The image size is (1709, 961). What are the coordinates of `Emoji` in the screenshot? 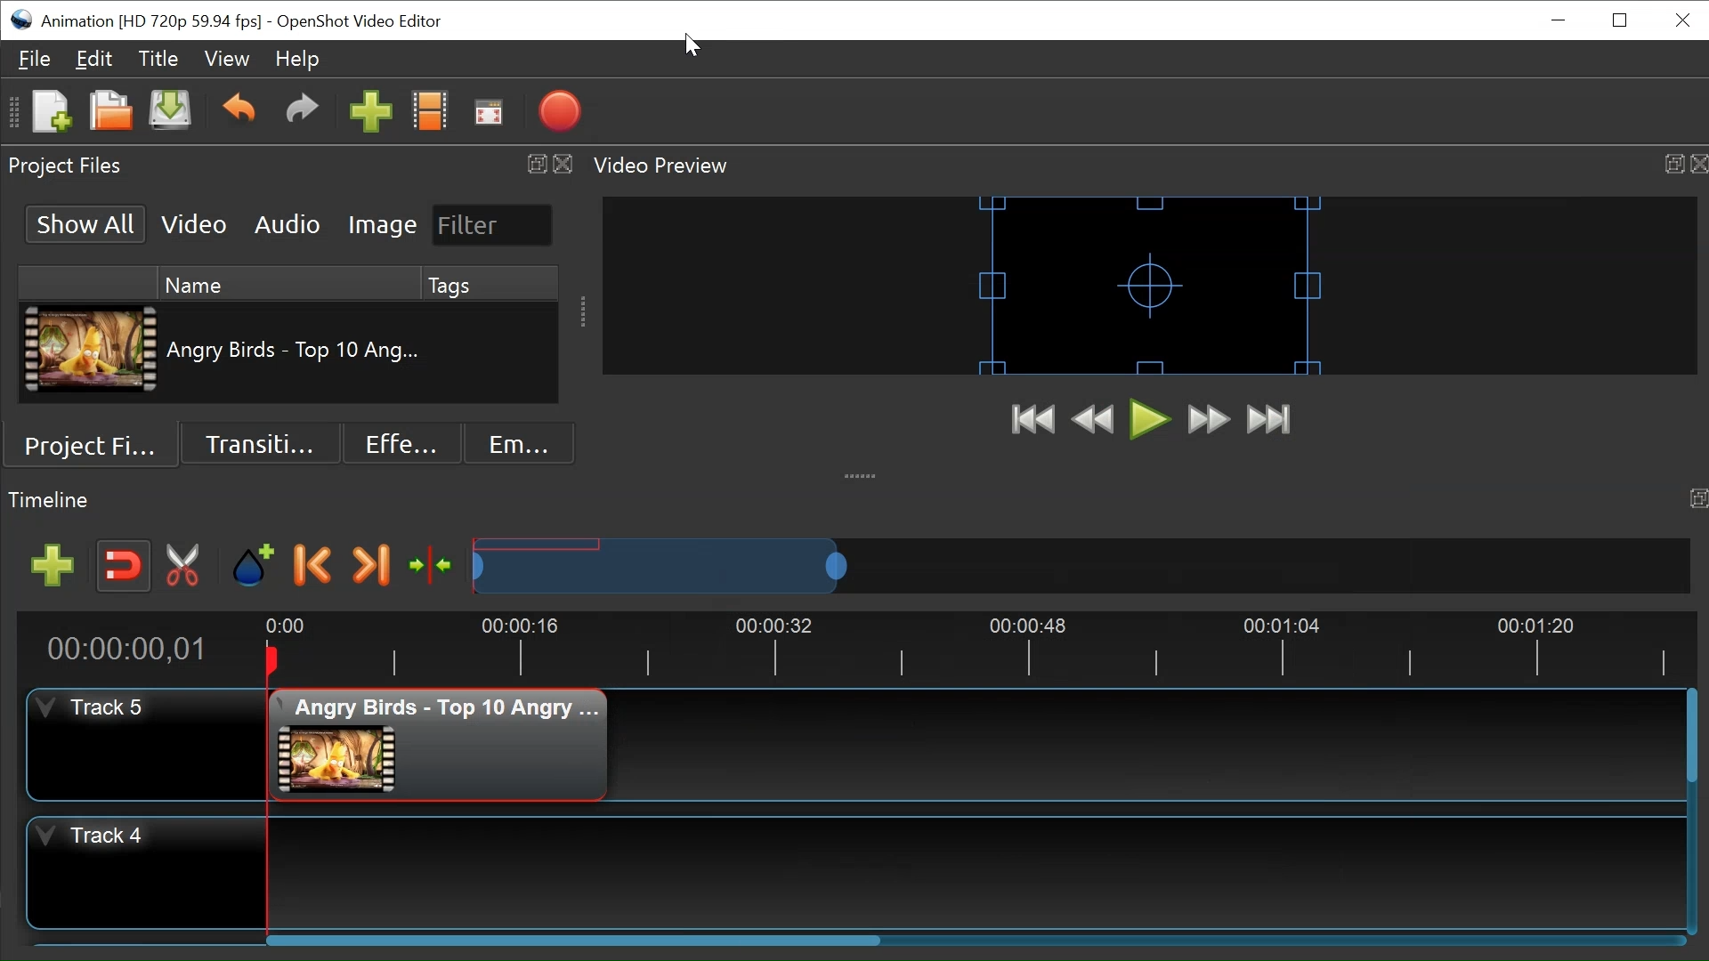 It's located at (517, 443).